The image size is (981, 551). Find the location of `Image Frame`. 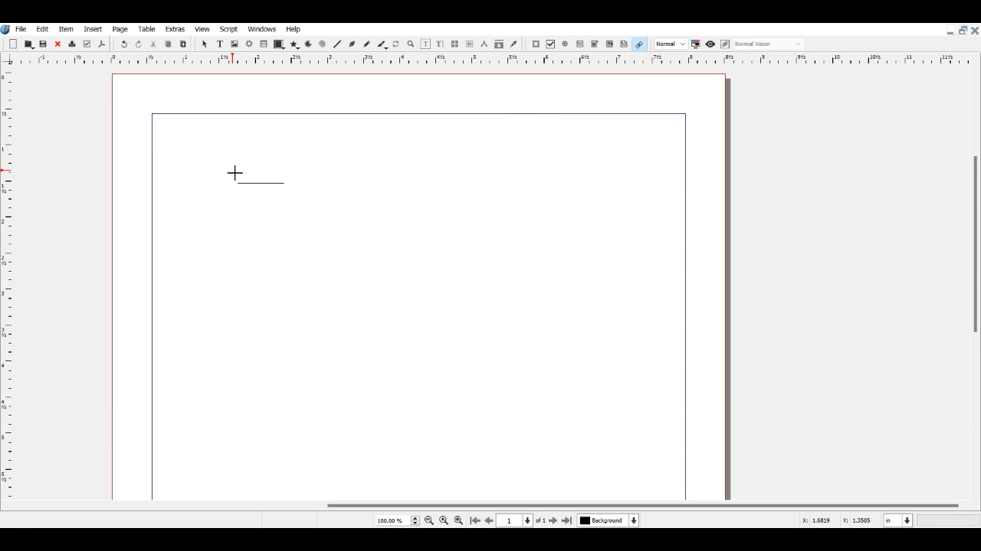

Image Frame is located at coordinates (235, 44).